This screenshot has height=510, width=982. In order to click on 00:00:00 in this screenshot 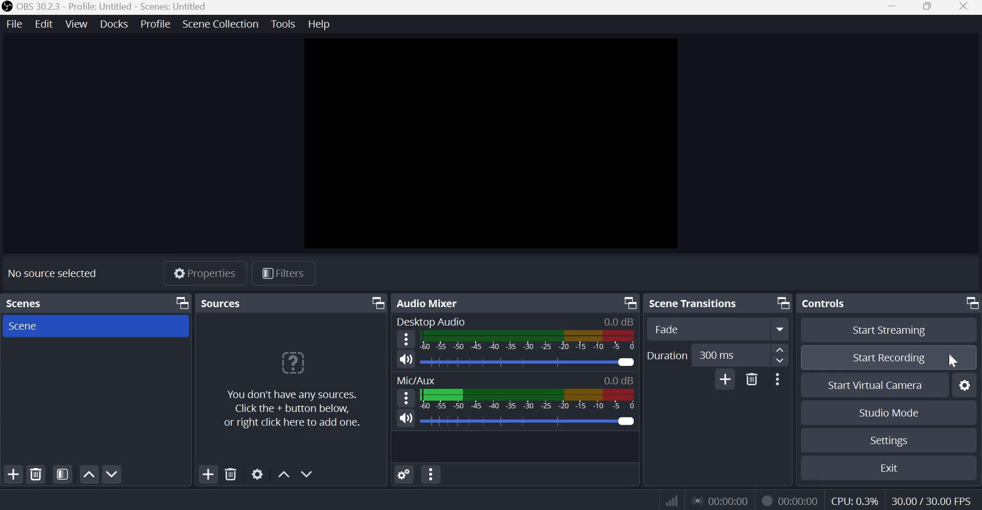, I will do `click(799, 499)`.